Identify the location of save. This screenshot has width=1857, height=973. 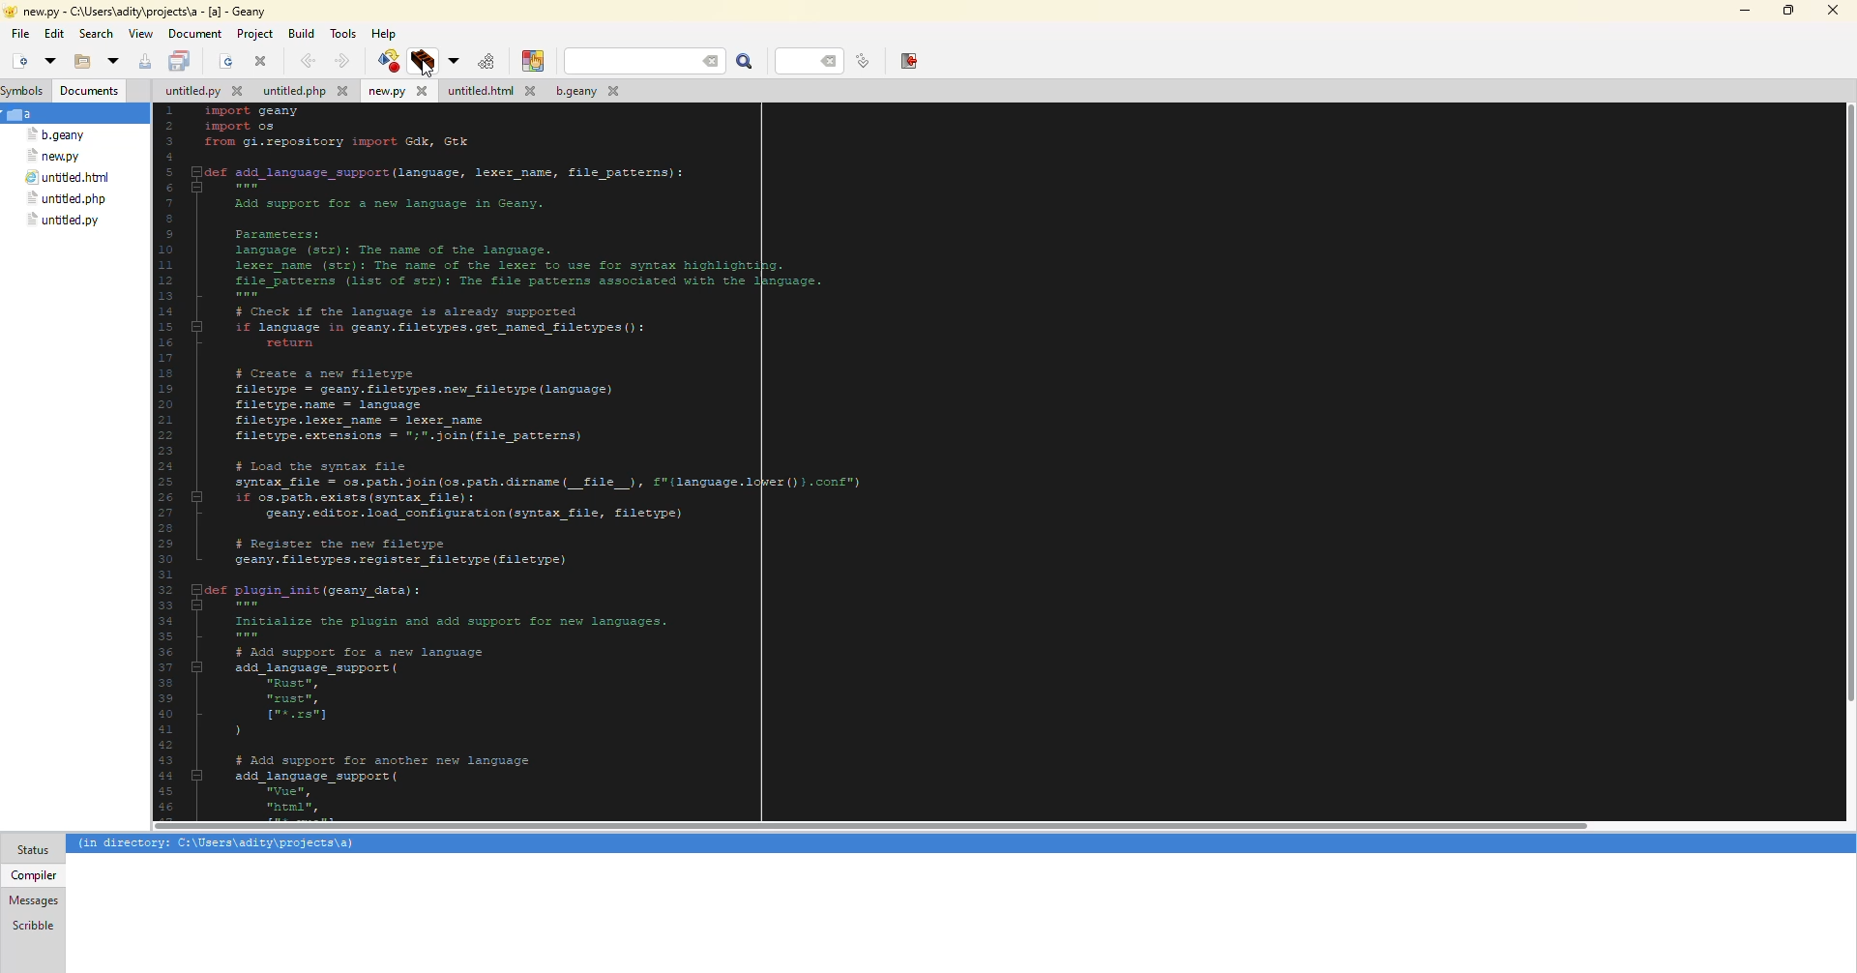
(180, 61).